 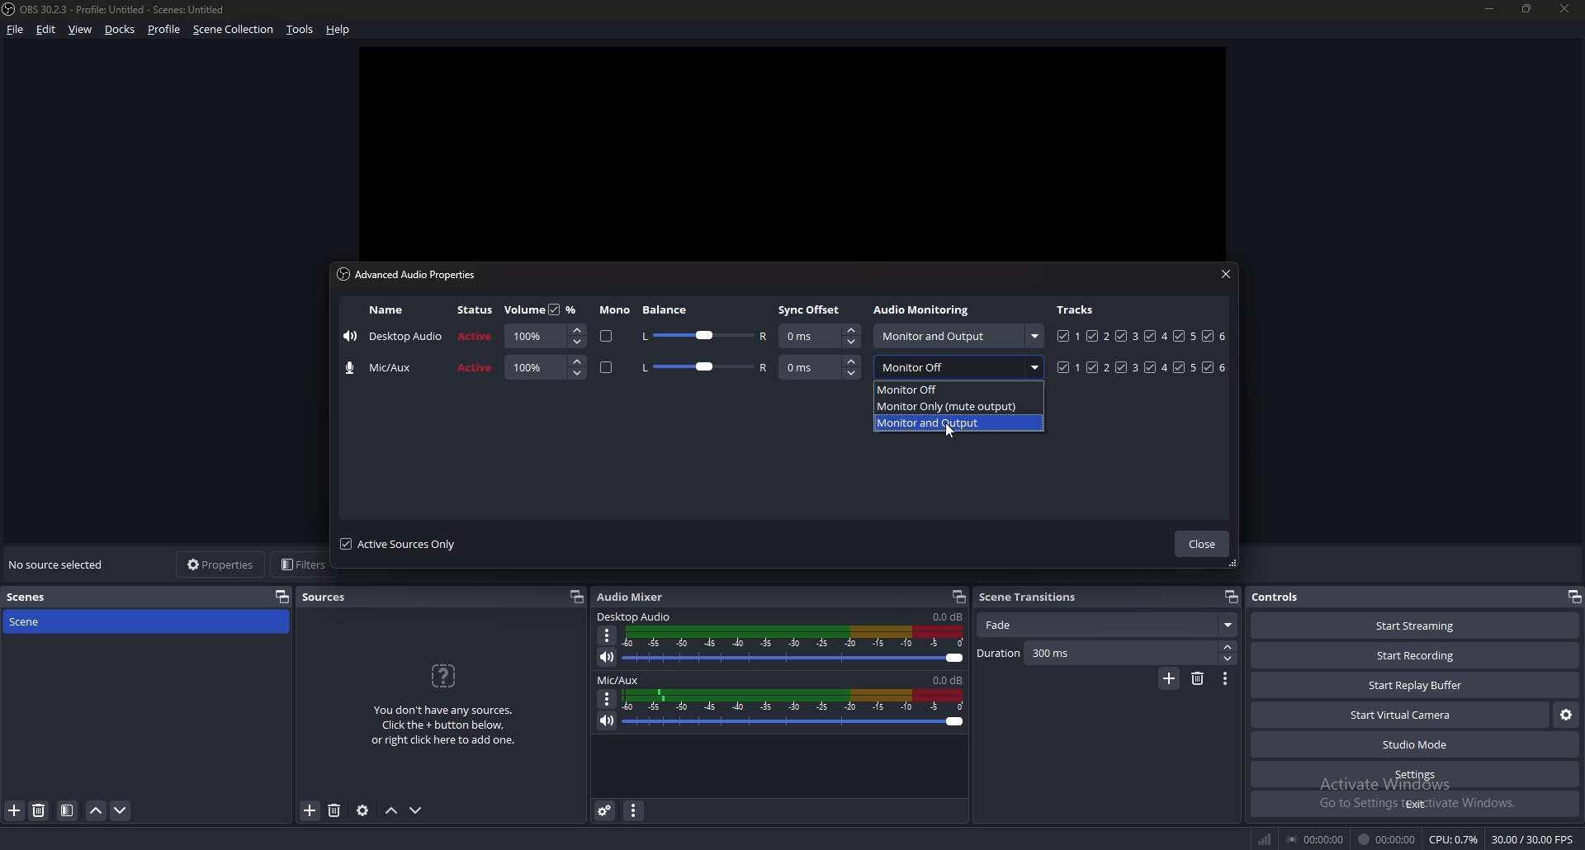 I want to click on mute, so click(x=608, y=659).